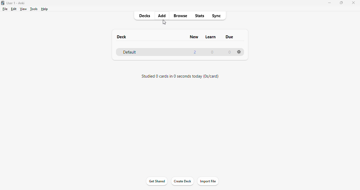 This screenshot has height=190, width=360. I want to click on logo, so click(2, 3).